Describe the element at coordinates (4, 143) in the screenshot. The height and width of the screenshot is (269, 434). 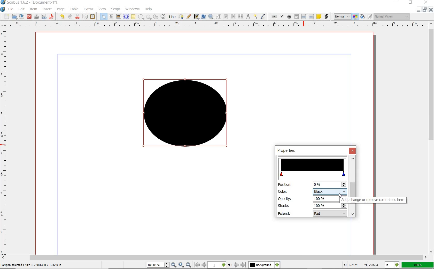
I see `RULER` at that location.